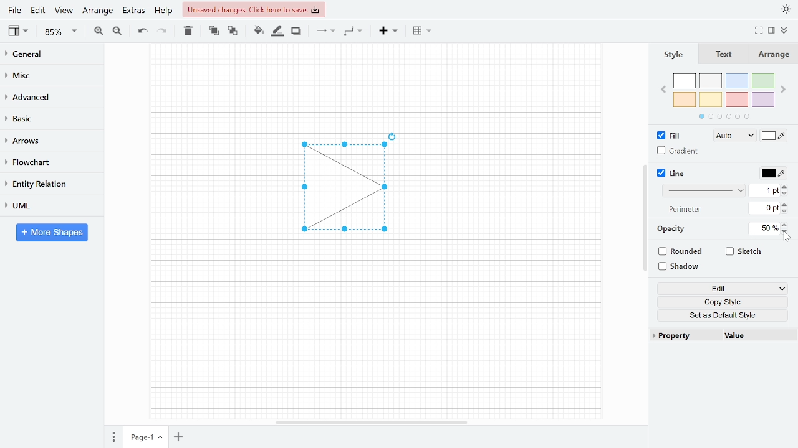 This screenshot has height=448, width=798. What do you see at coordinates (258, 30) in the screenshot?
I see `Fill color` at bounding box center [258, 30].